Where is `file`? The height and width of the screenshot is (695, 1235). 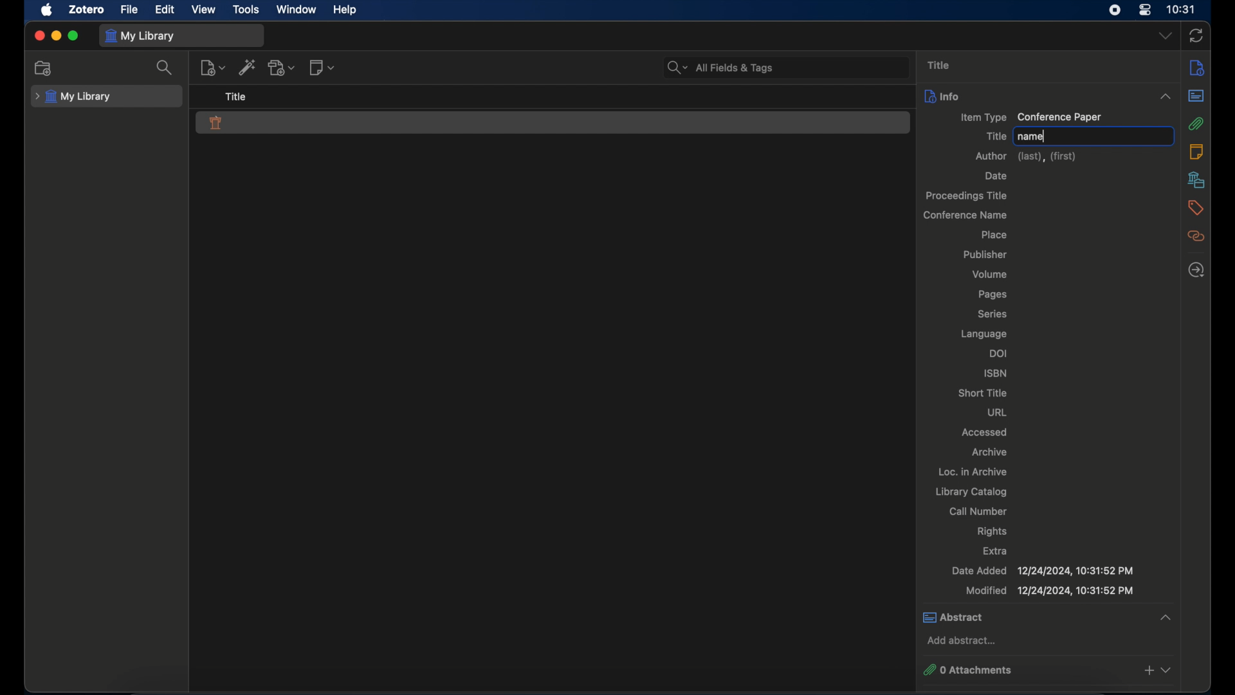 file is located at coordinates (129, 10).